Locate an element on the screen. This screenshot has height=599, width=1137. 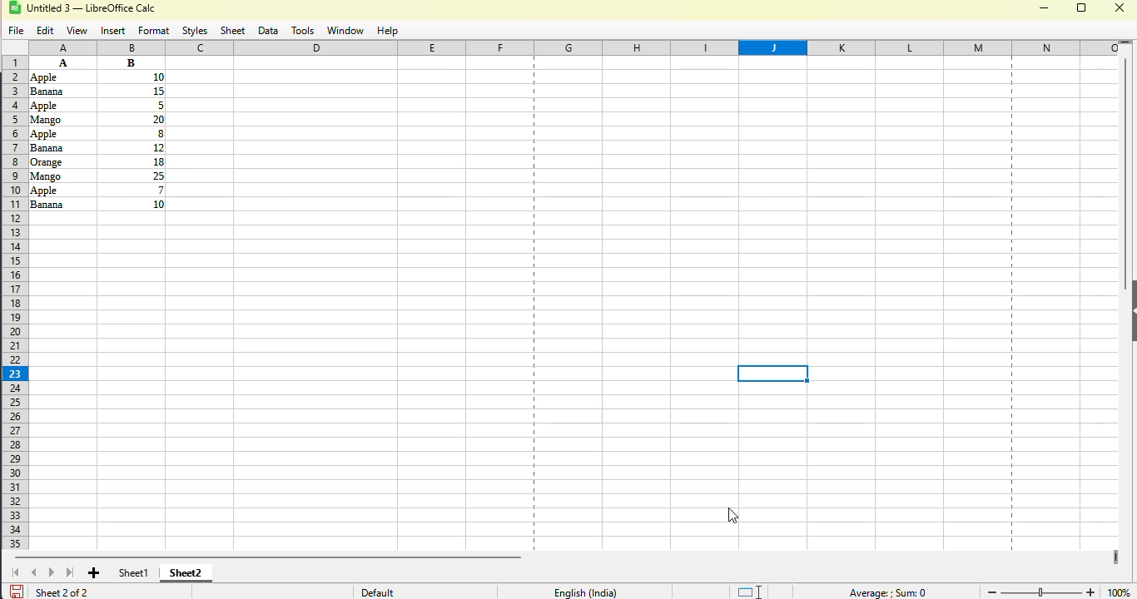
maximize is located at coordinates (1083, 7).